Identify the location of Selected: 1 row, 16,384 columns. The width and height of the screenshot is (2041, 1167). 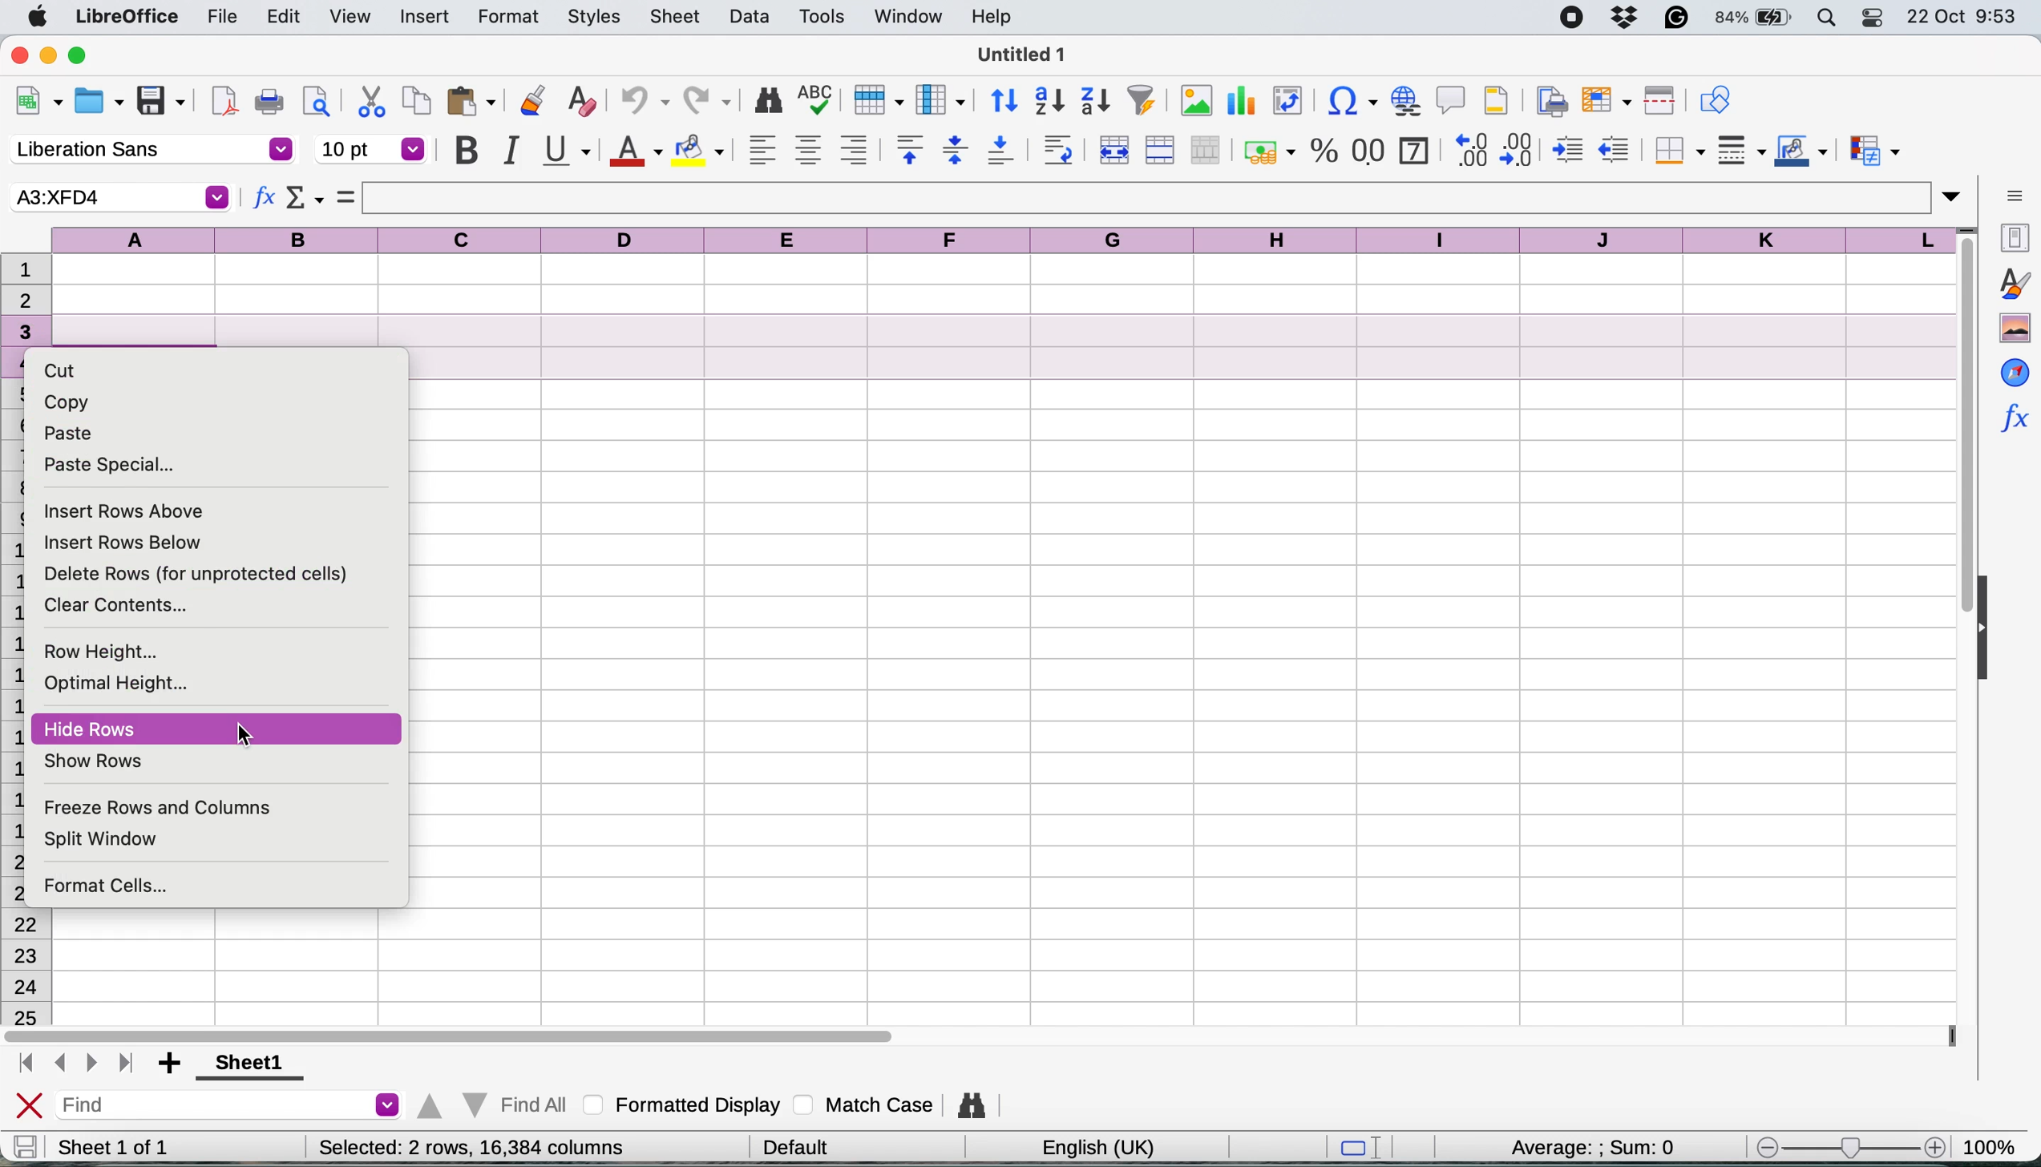
(466, 1147).